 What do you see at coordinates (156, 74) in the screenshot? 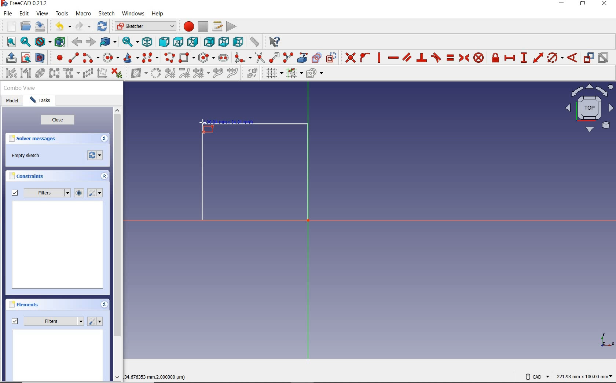
I see `convert geometry to B-Spline` at bounding box center [156, 74].